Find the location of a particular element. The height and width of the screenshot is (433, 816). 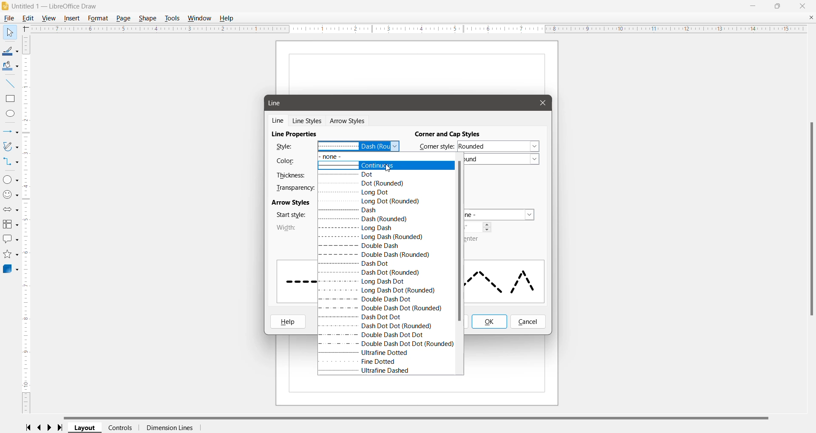

Close Document is located at coordinates (811, 17).